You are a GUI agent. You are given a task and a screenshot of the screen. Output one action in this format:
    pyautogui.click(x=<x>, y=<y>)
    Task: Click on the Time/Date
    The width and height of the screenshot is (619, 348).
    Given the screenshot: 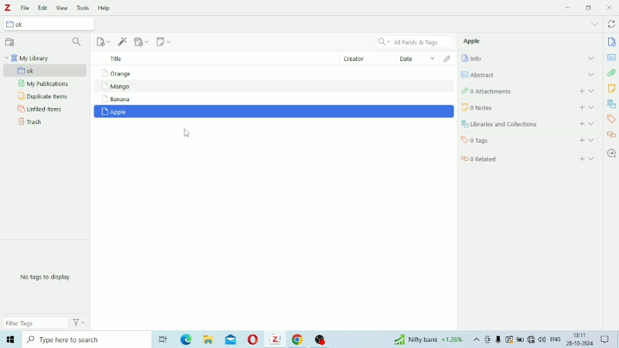 What is the action you would take?
    pyautogui.click(x=578, y=340)
    